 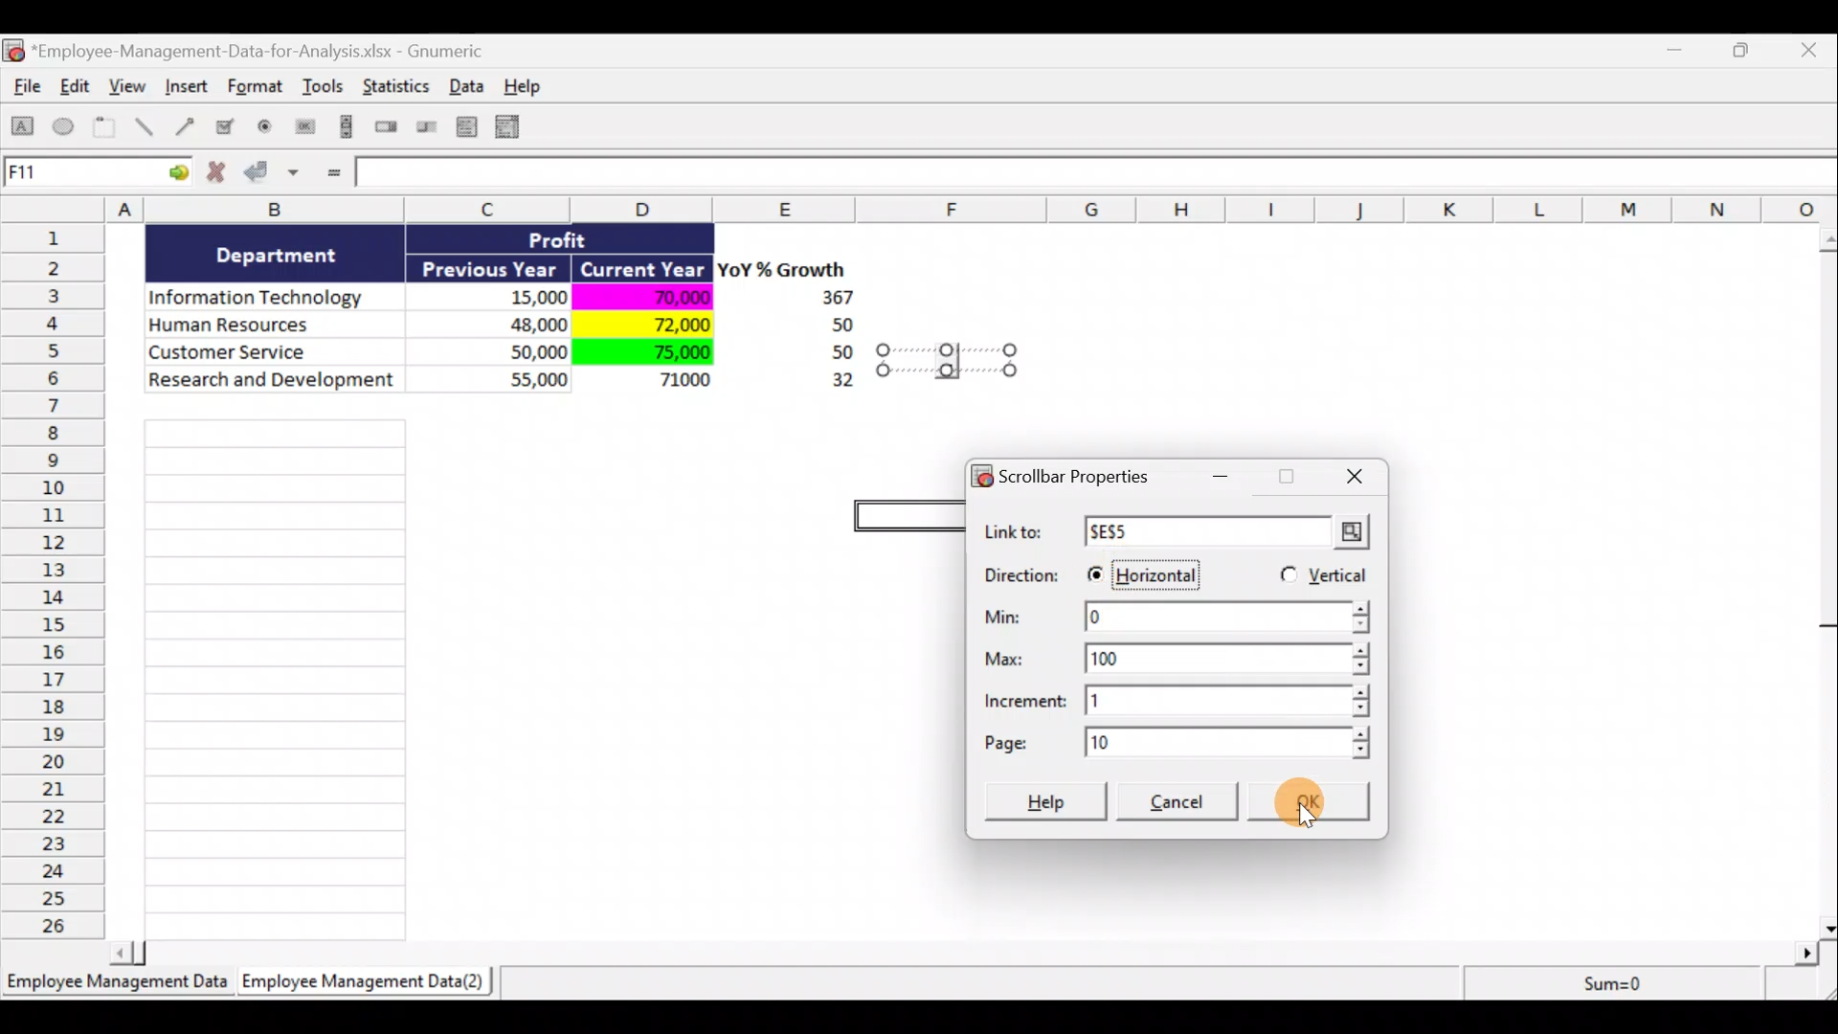 I want to click on Create a list, so click(x=461, y=126).